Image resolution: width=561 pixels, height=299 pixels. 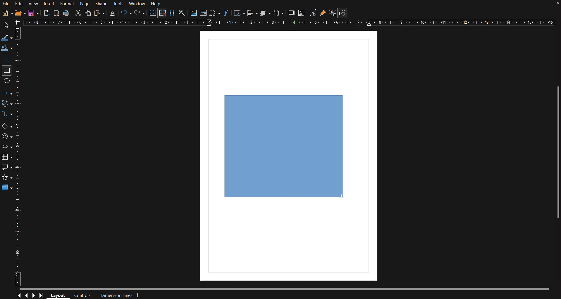 What do you see at coordinates (252, 13) in the screenshot?
I see `Align Objects` at bounding box center [252, 13].